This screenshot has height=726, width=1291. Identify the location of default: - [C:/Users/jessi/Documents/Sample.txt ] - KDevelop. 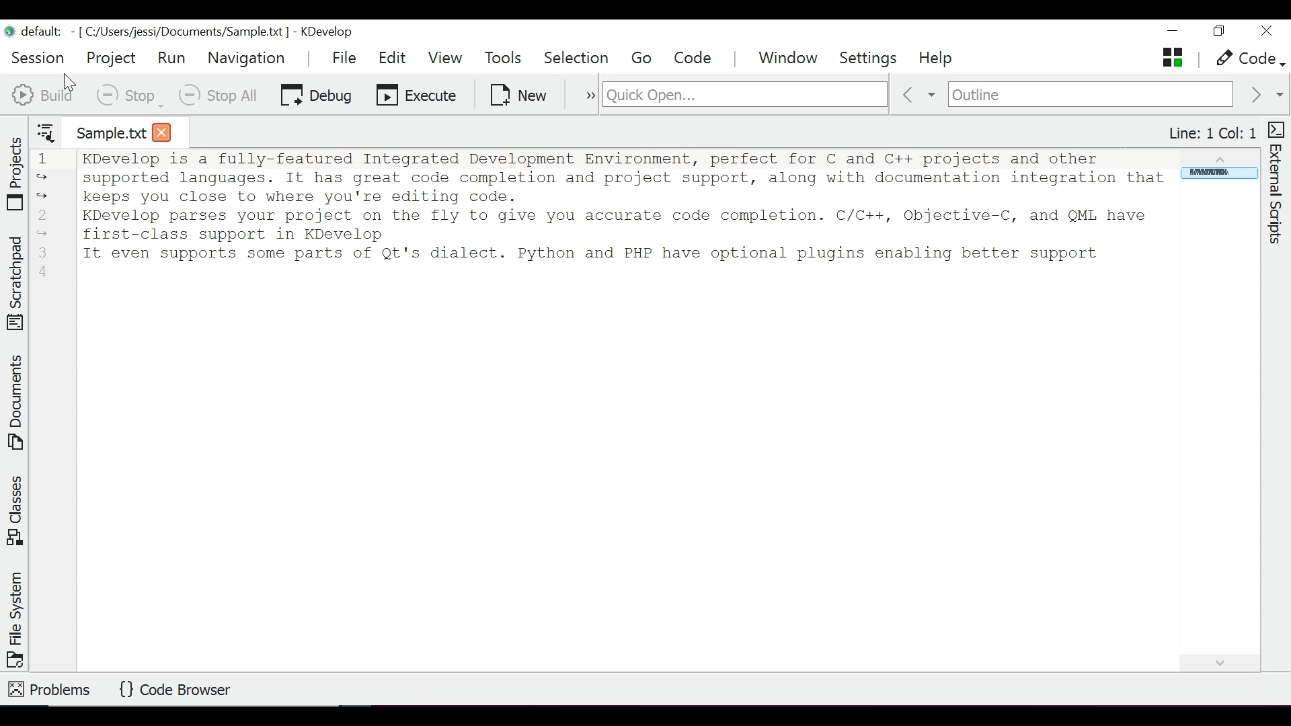
(183, 32).